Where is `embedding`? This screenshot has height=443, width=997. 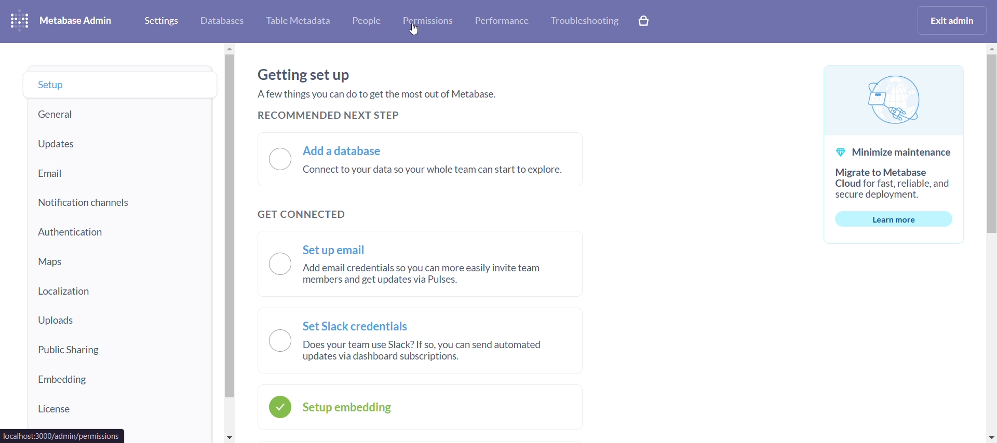 embedding is located at coordinates (119, 383).